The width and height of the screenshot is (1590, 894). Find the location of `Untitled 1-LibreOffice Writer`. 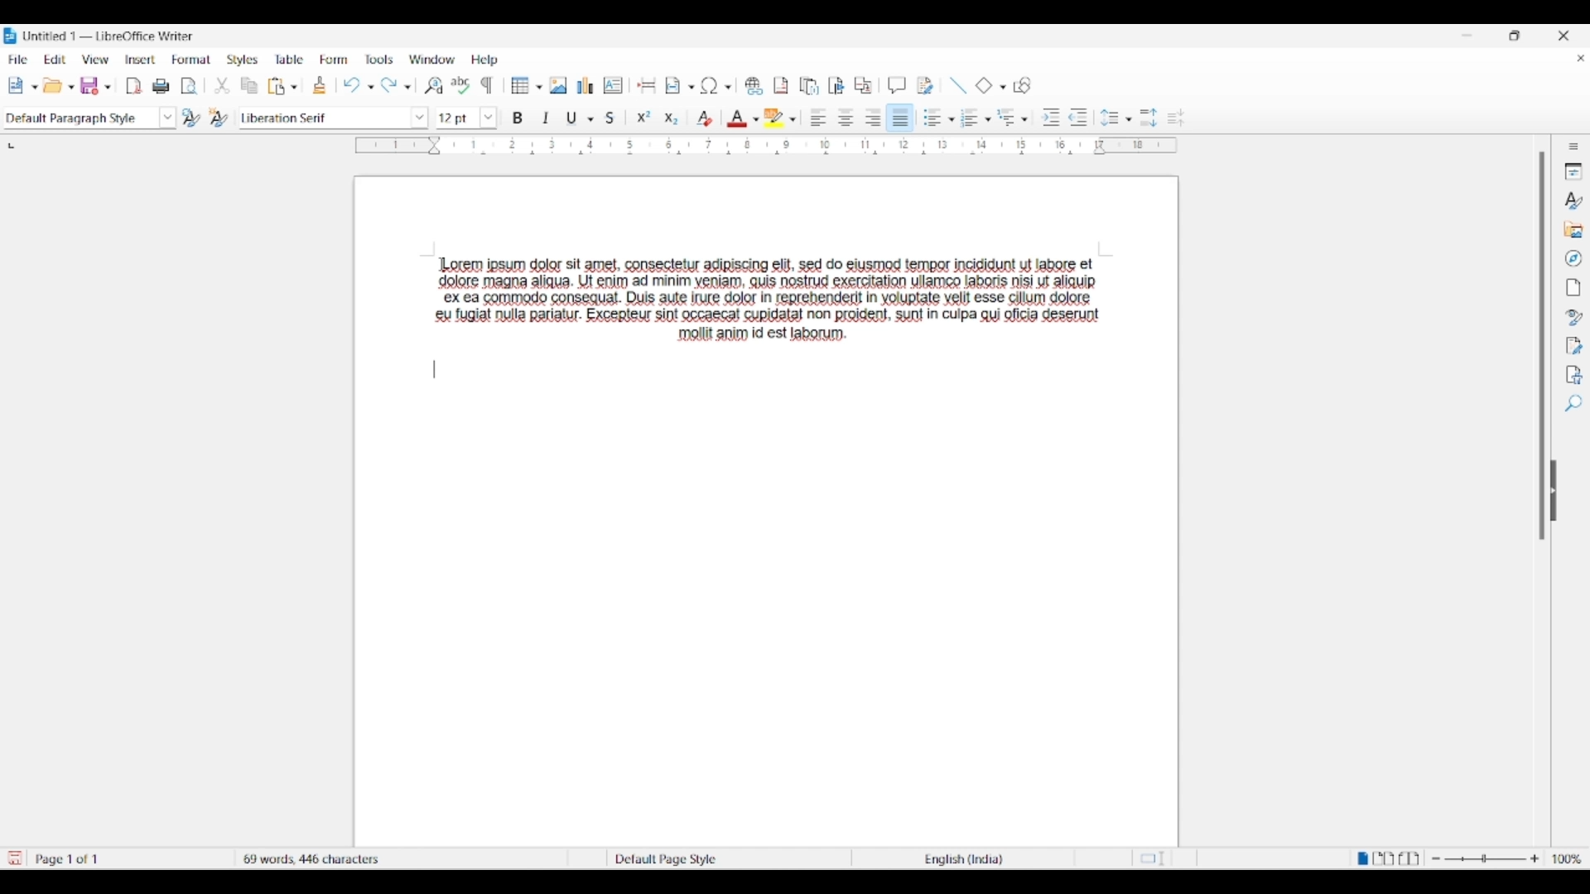

Untitled 1-LibreOffice Writer is located at coordinates (111, 36).